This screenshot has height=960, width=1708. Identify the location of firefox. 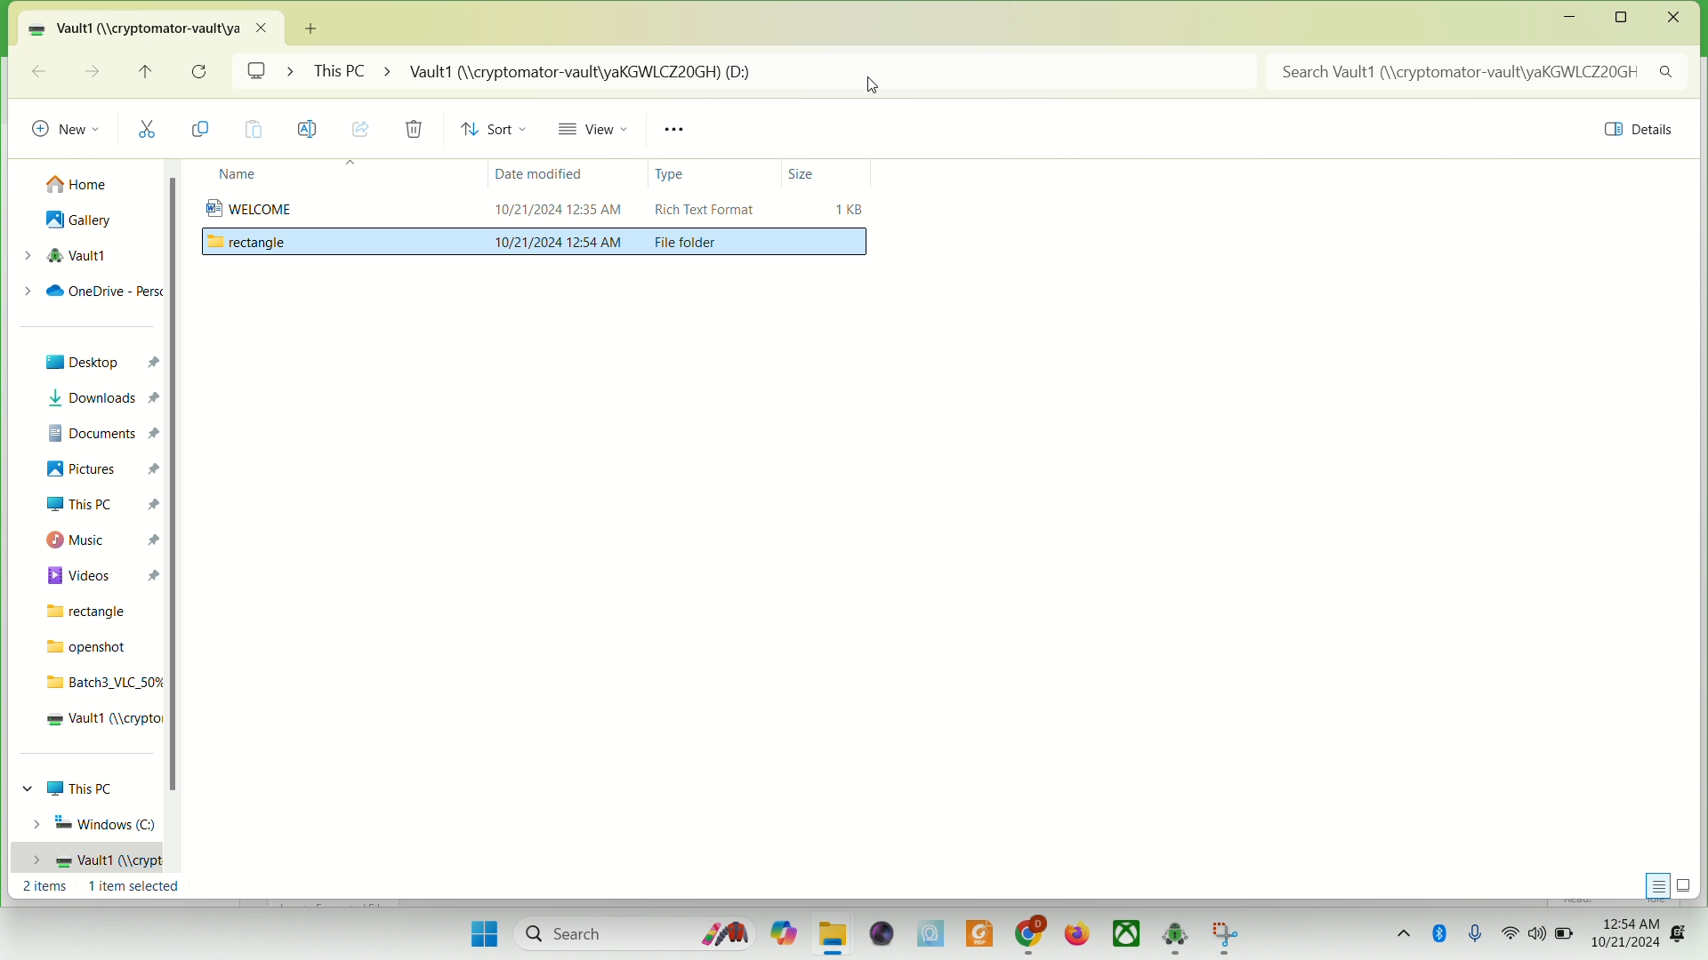
(1077, 933).